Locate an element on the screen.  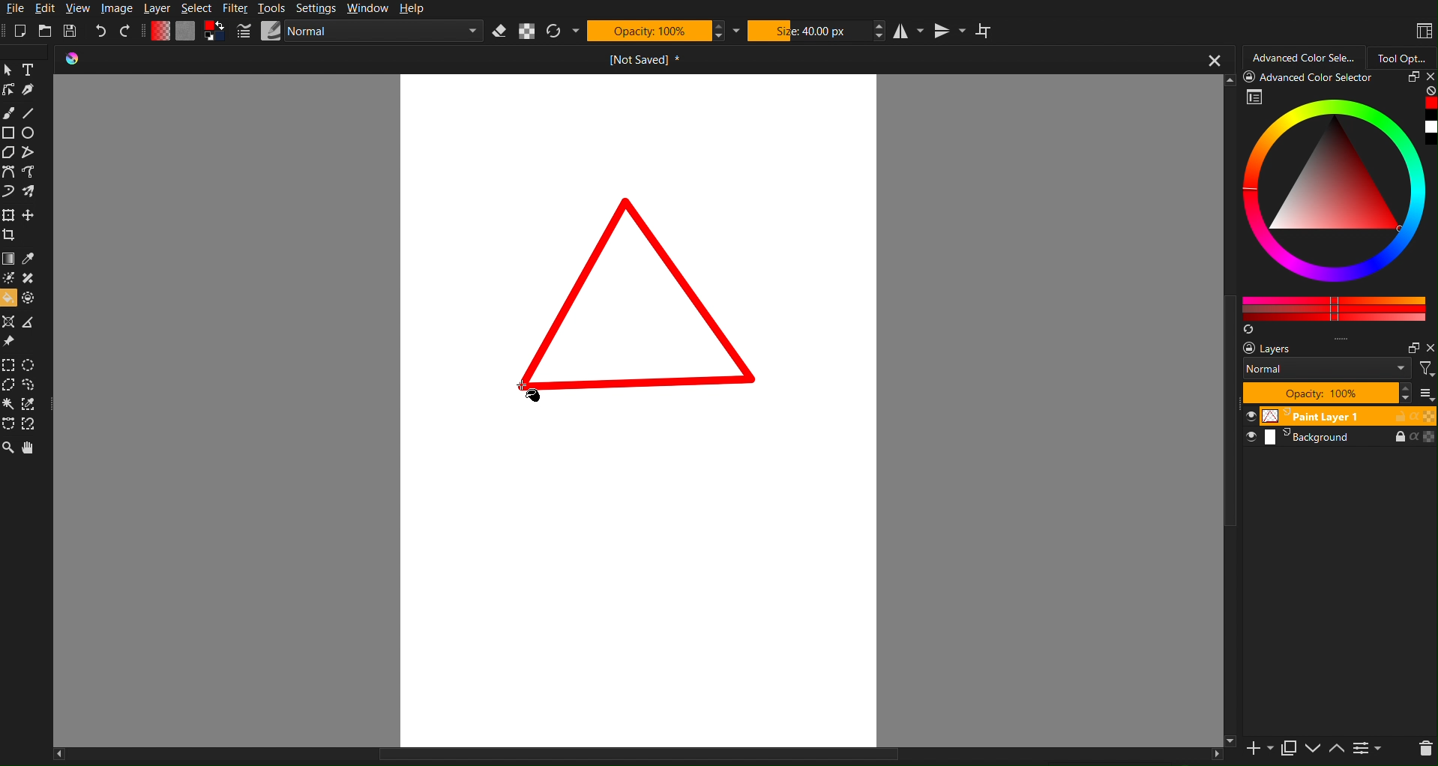
smart patch tool is located at coordinates (30, 278).